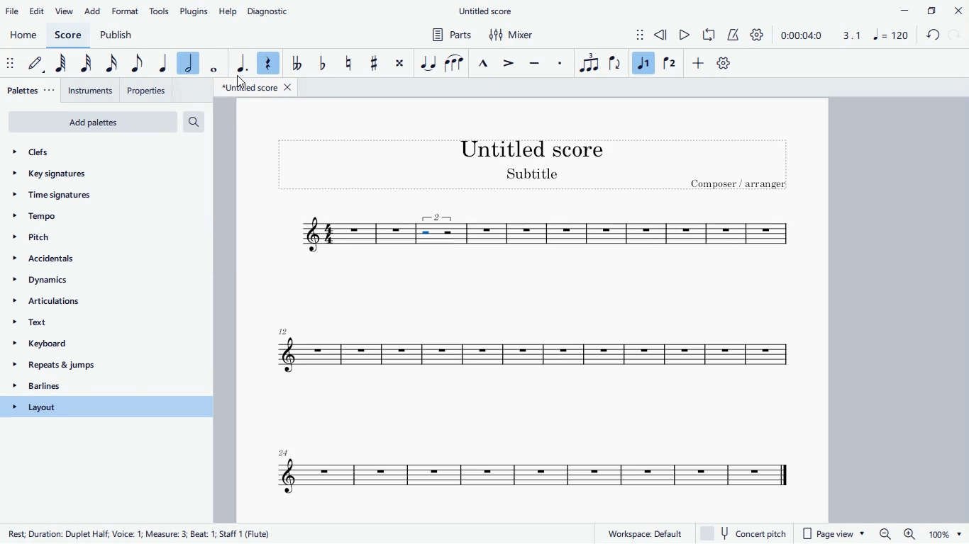 This screenshot has height=544, width=969. I want to click on quarter note, so click(162, 62).